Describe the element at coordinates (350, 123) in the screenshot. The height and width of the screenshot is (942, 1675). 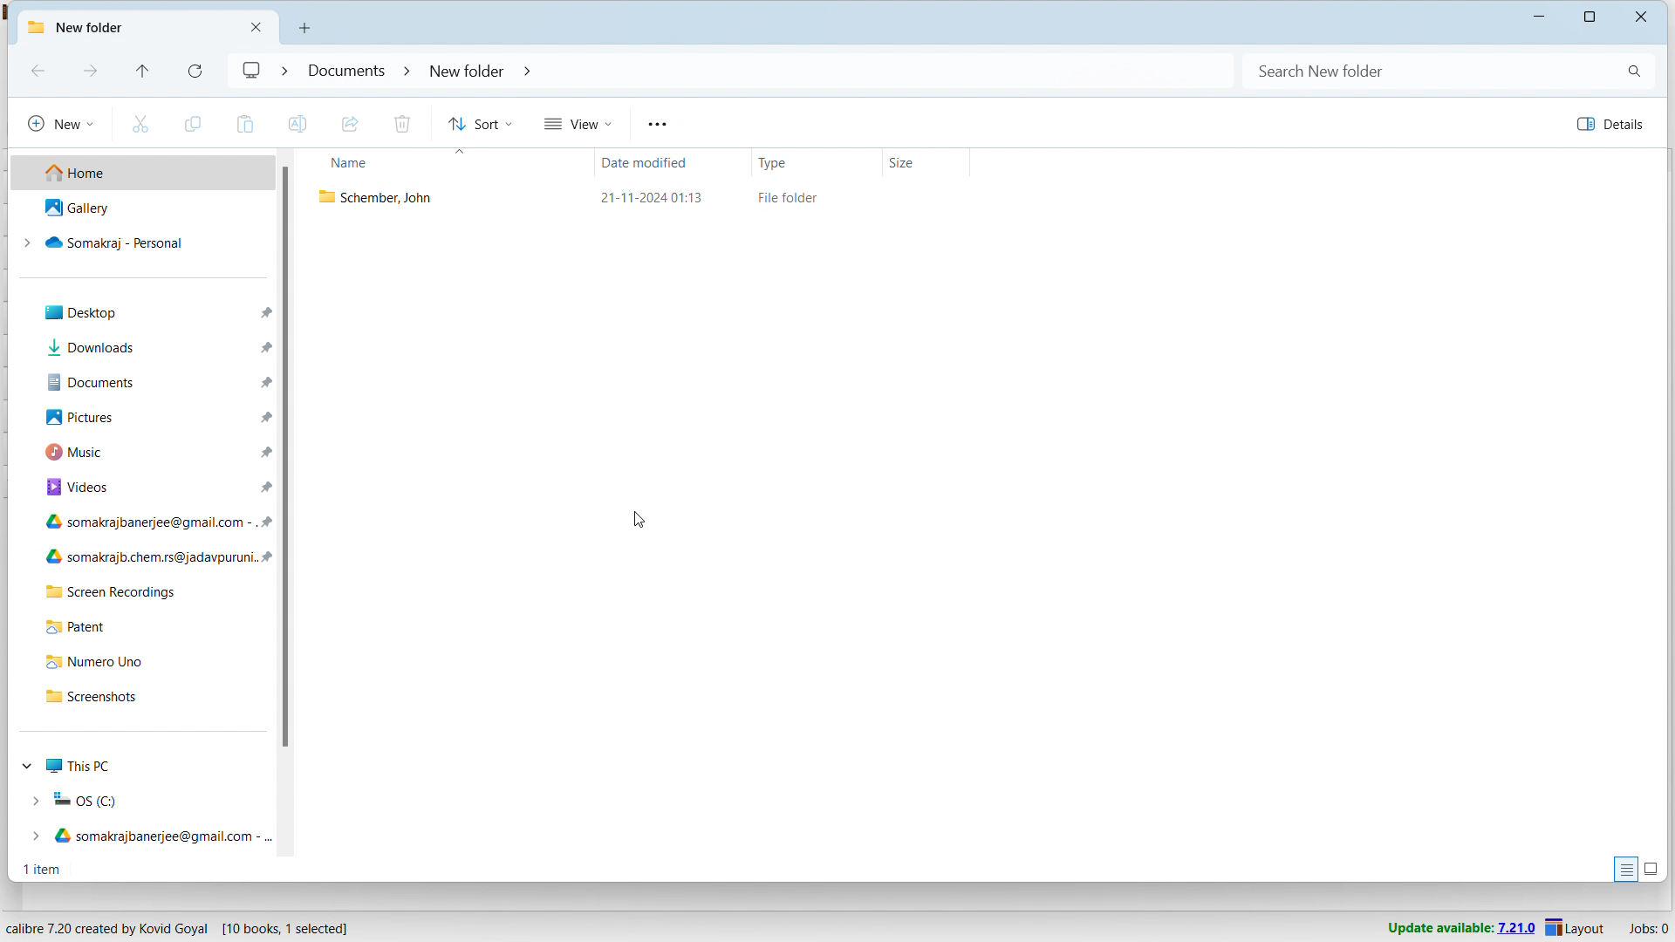
I see `share` at that location.